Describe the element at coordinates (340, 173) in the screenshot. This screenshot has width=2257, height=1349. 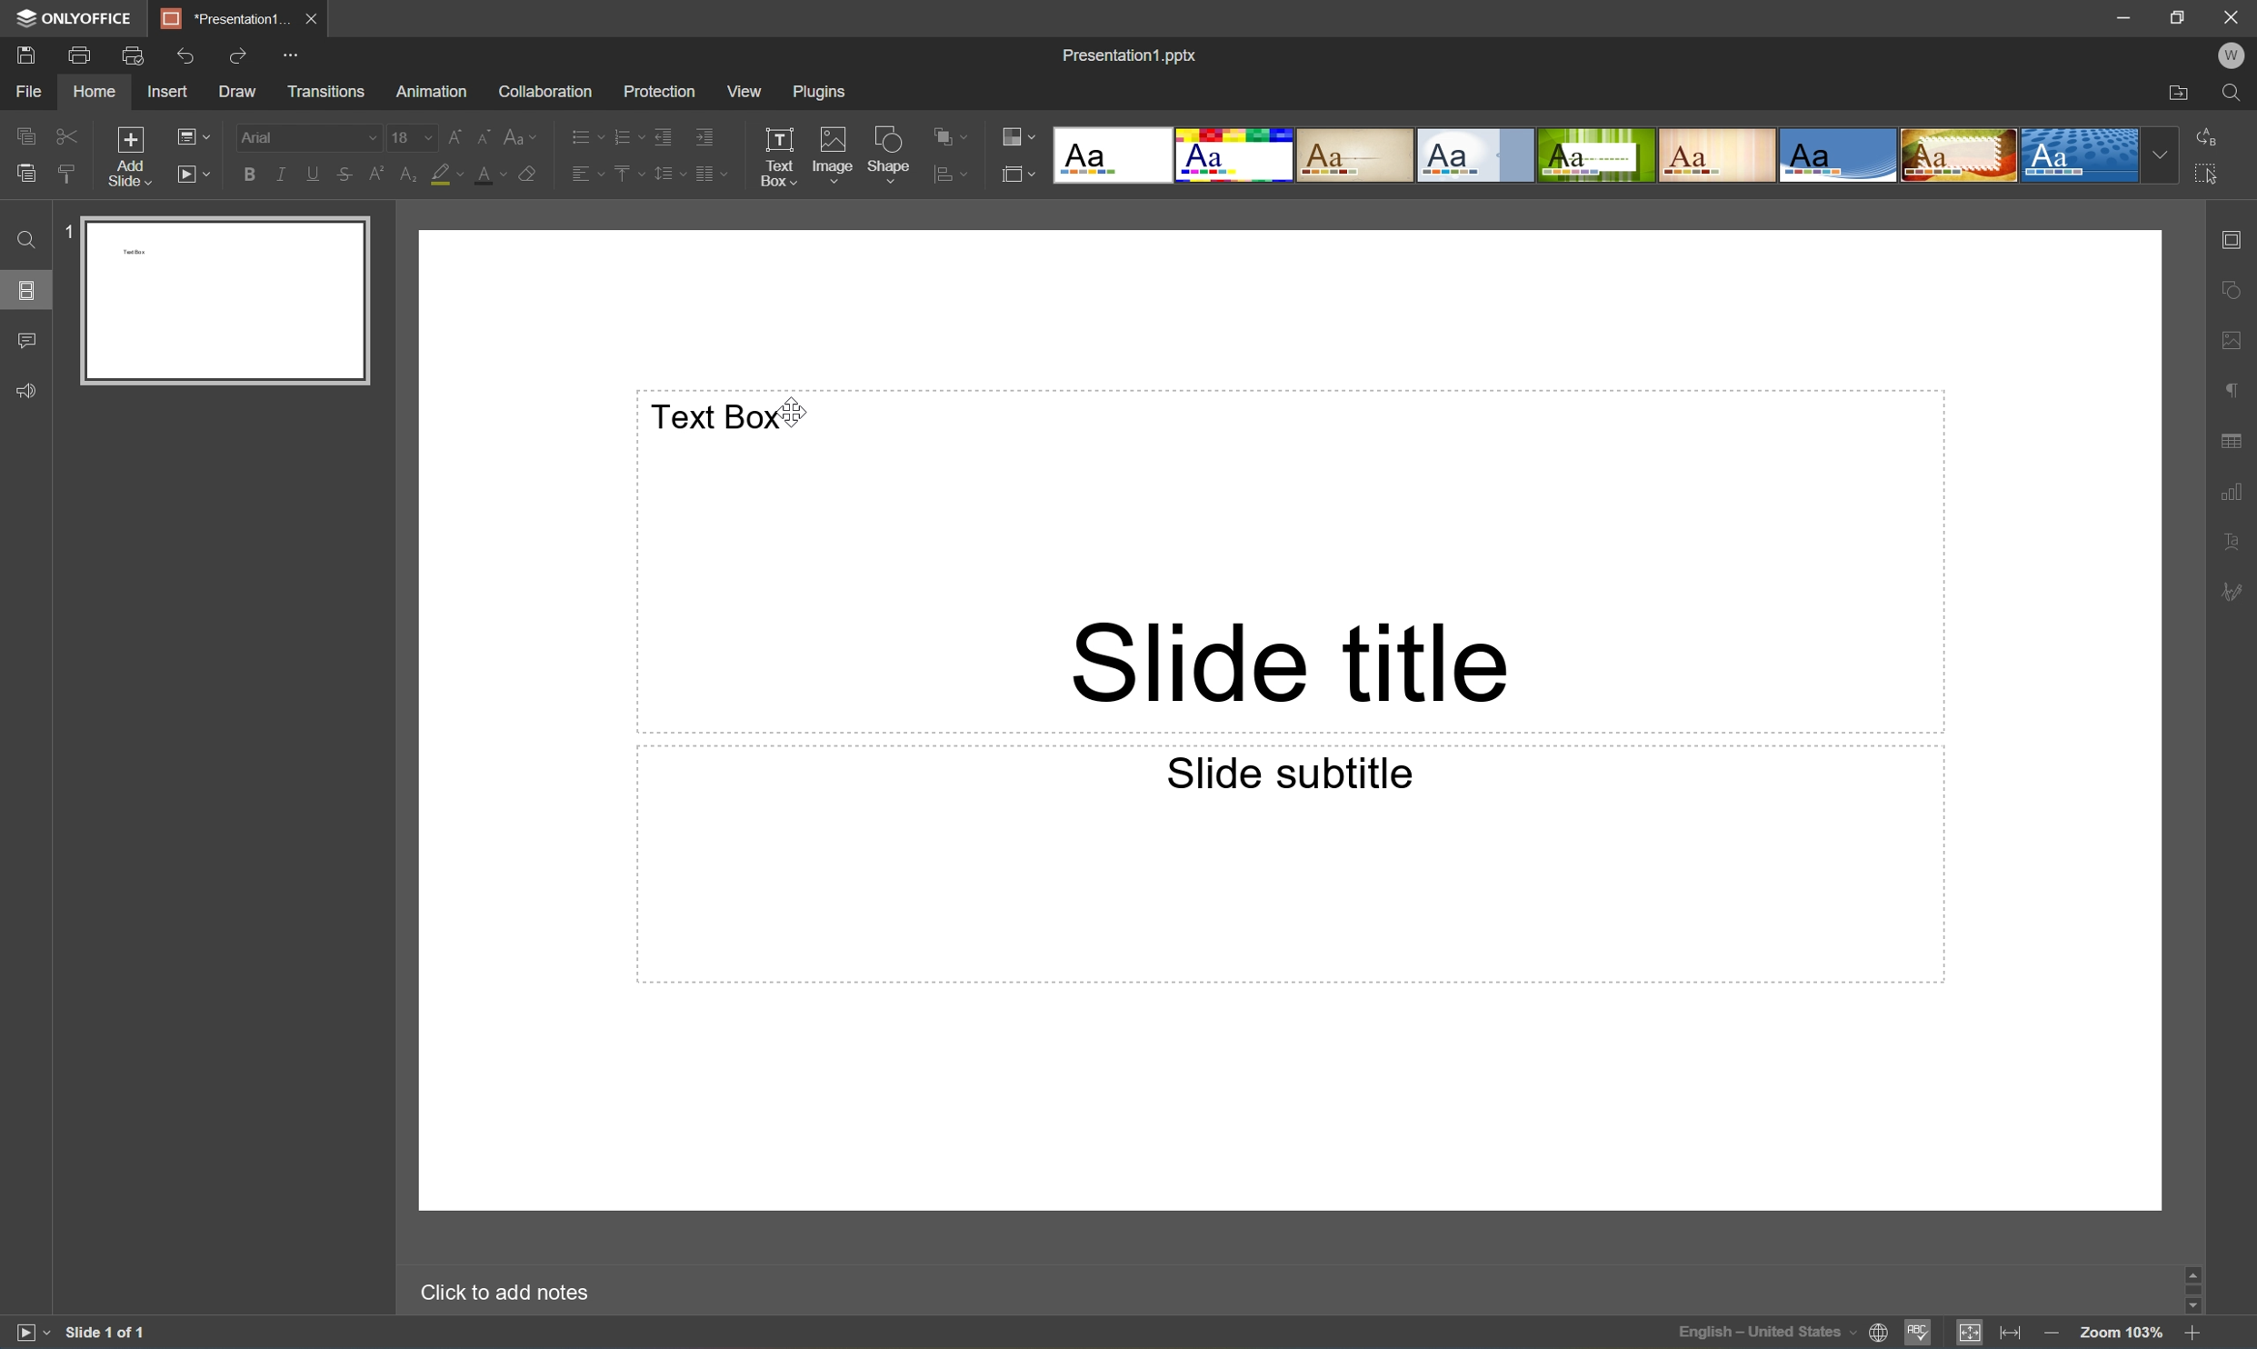
I see `Strikethrough` at that location.